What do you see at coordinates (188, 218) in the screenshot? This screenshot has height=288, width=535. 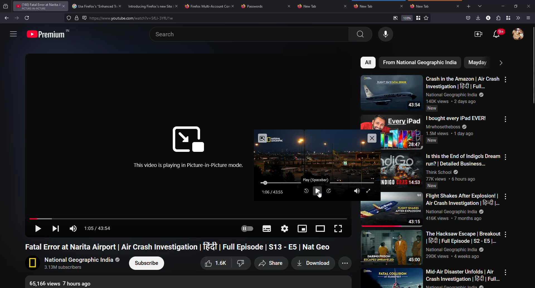 I see `move` at bounding box center [188, 218].